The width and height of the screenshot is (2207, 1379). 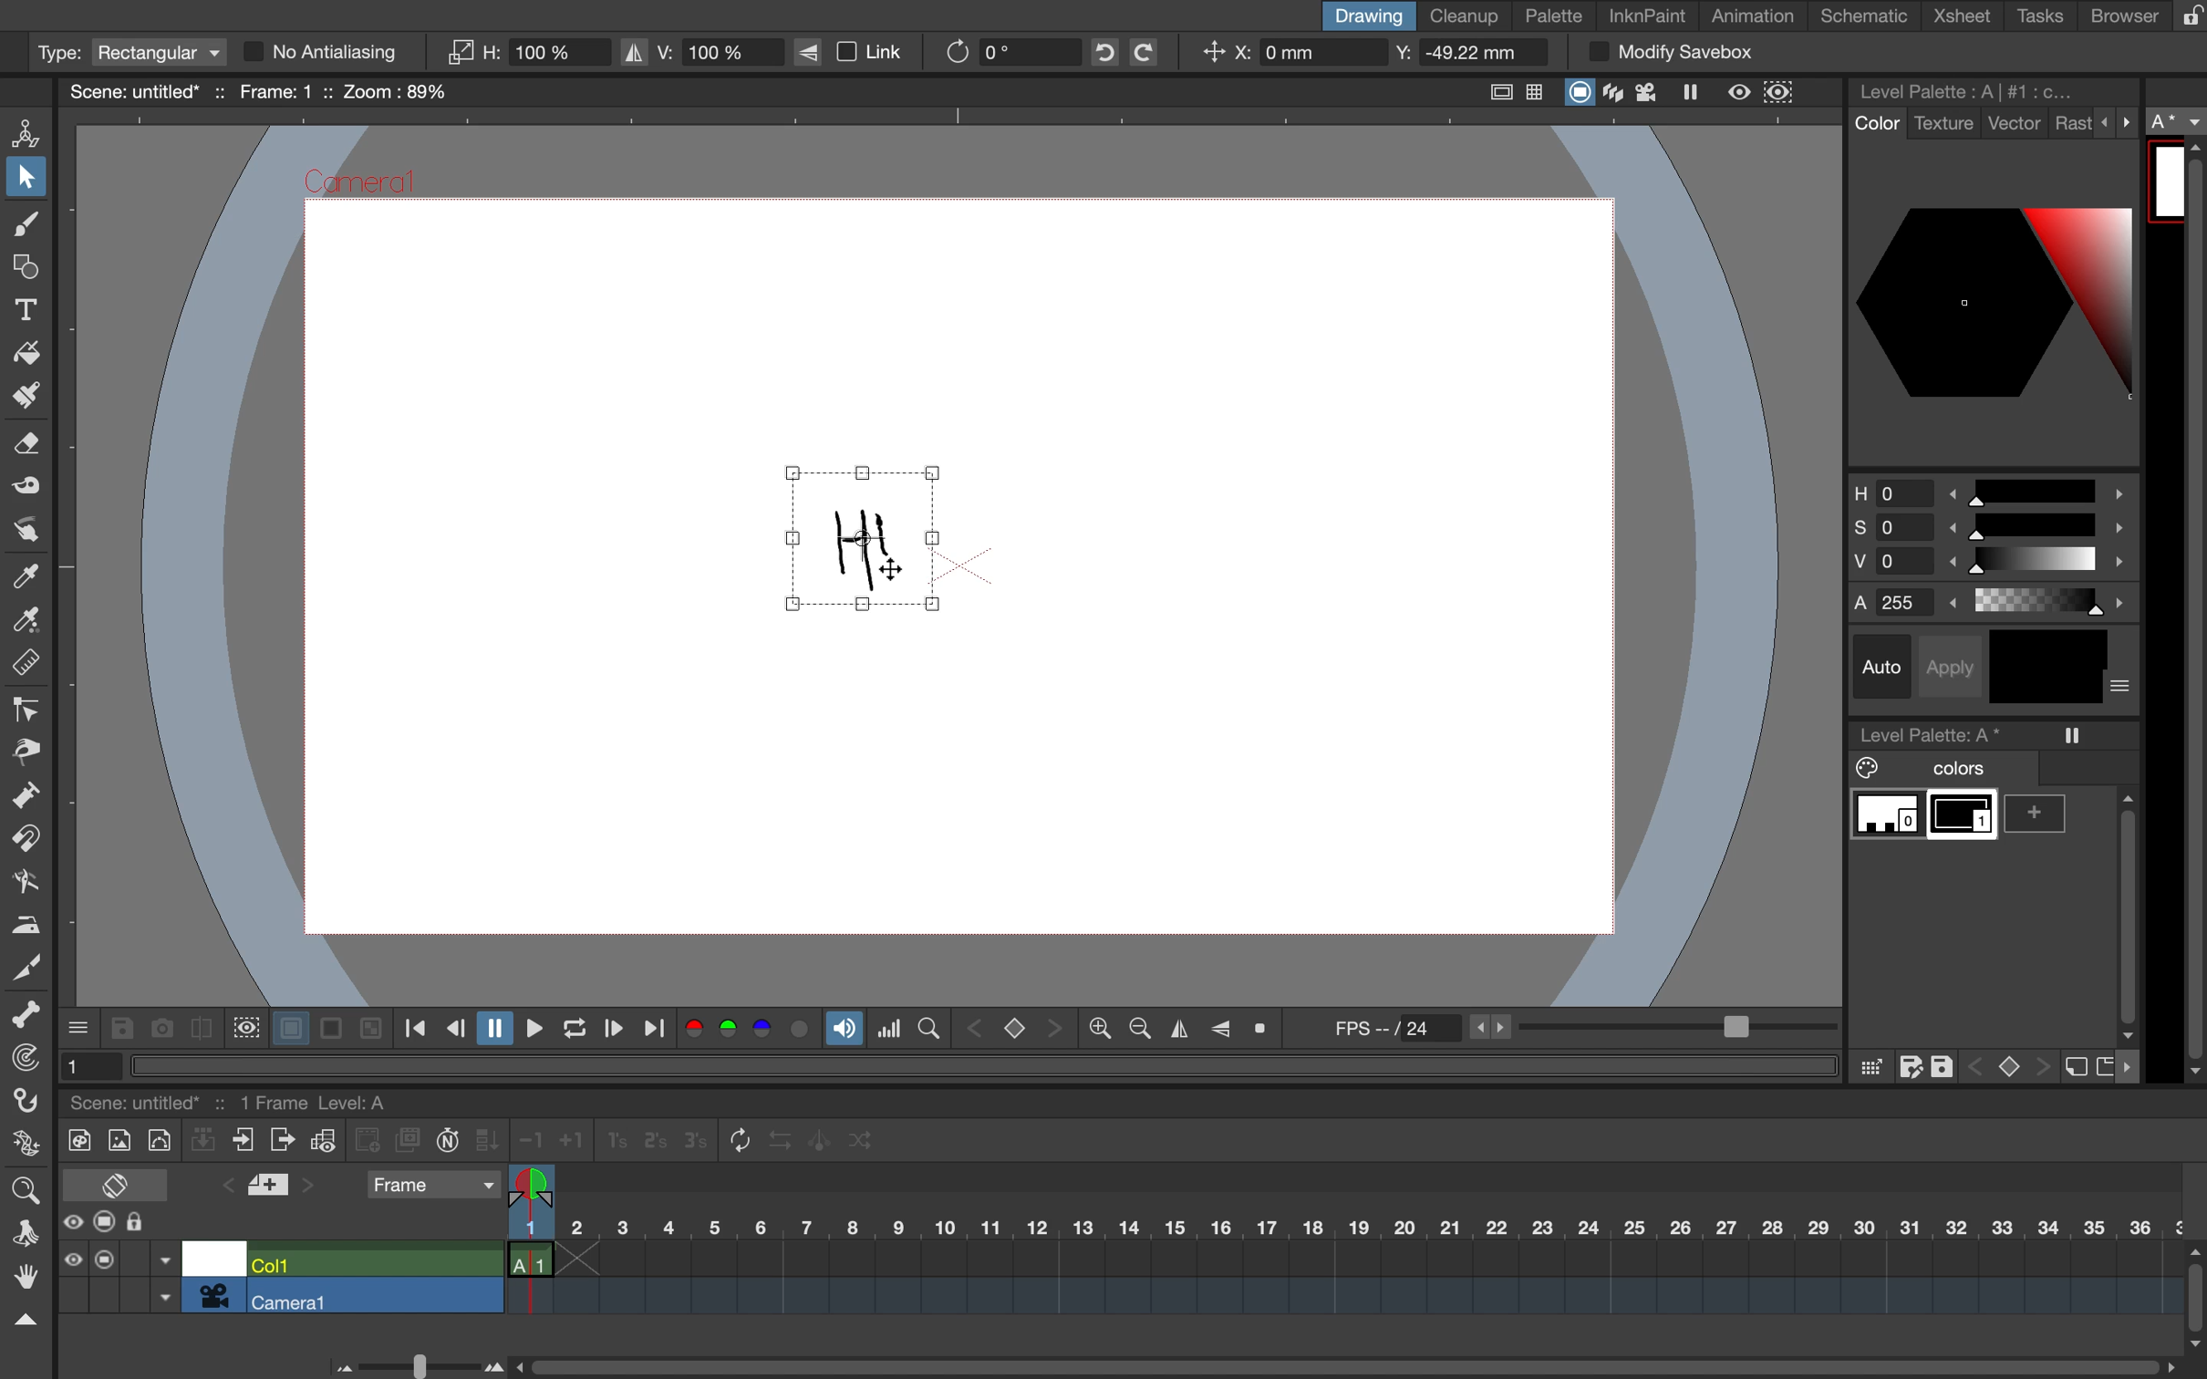 What do you see at coordinates (252, 1099) in the screenshot?
I see `scene and scene details` at bounding box center [252, 1099].